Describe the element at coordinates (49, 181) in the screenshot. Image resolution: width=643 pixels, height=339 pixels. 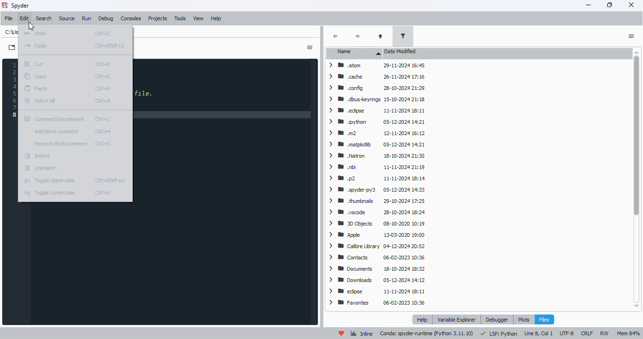
I see `toggle uppercase` at that location.